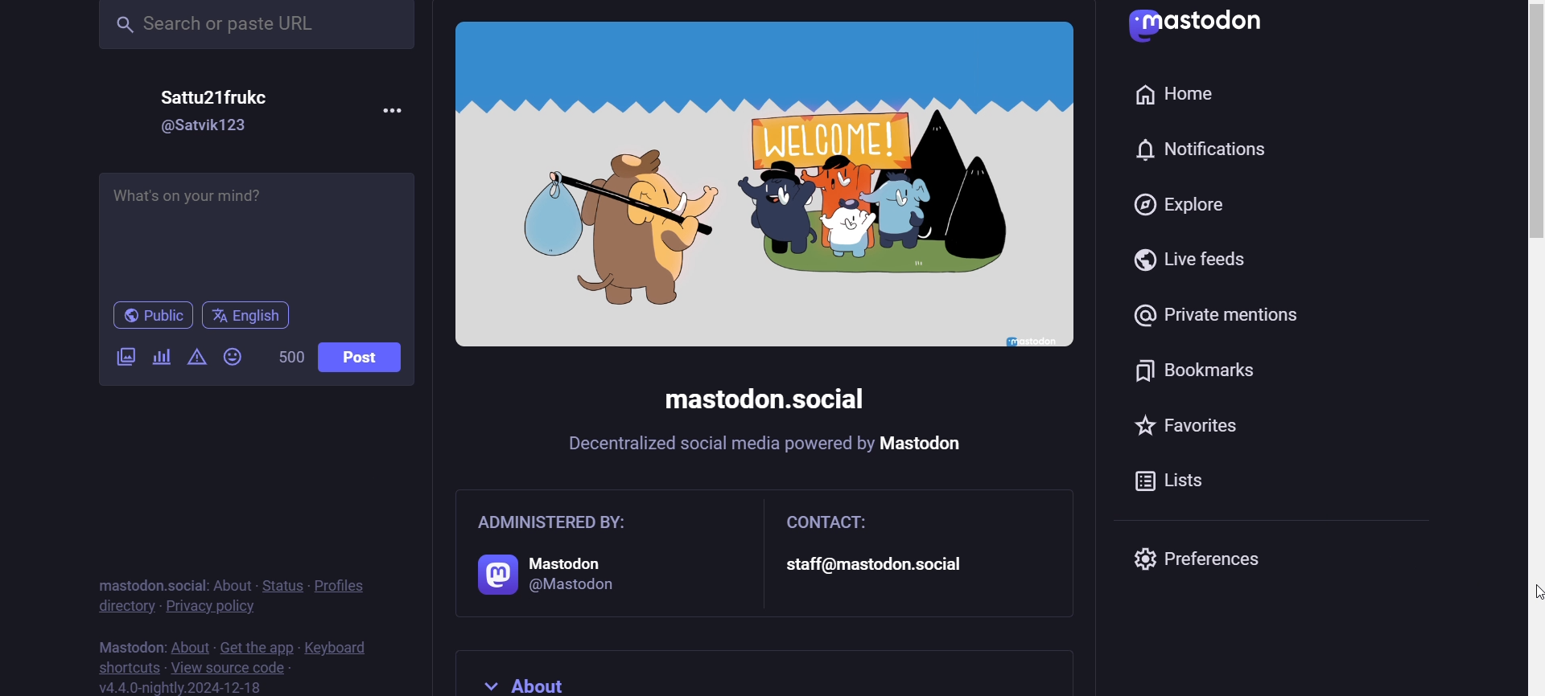  Describe the element at coordinates (126, 642) in the screenshot. I see `mastodon` at that location.